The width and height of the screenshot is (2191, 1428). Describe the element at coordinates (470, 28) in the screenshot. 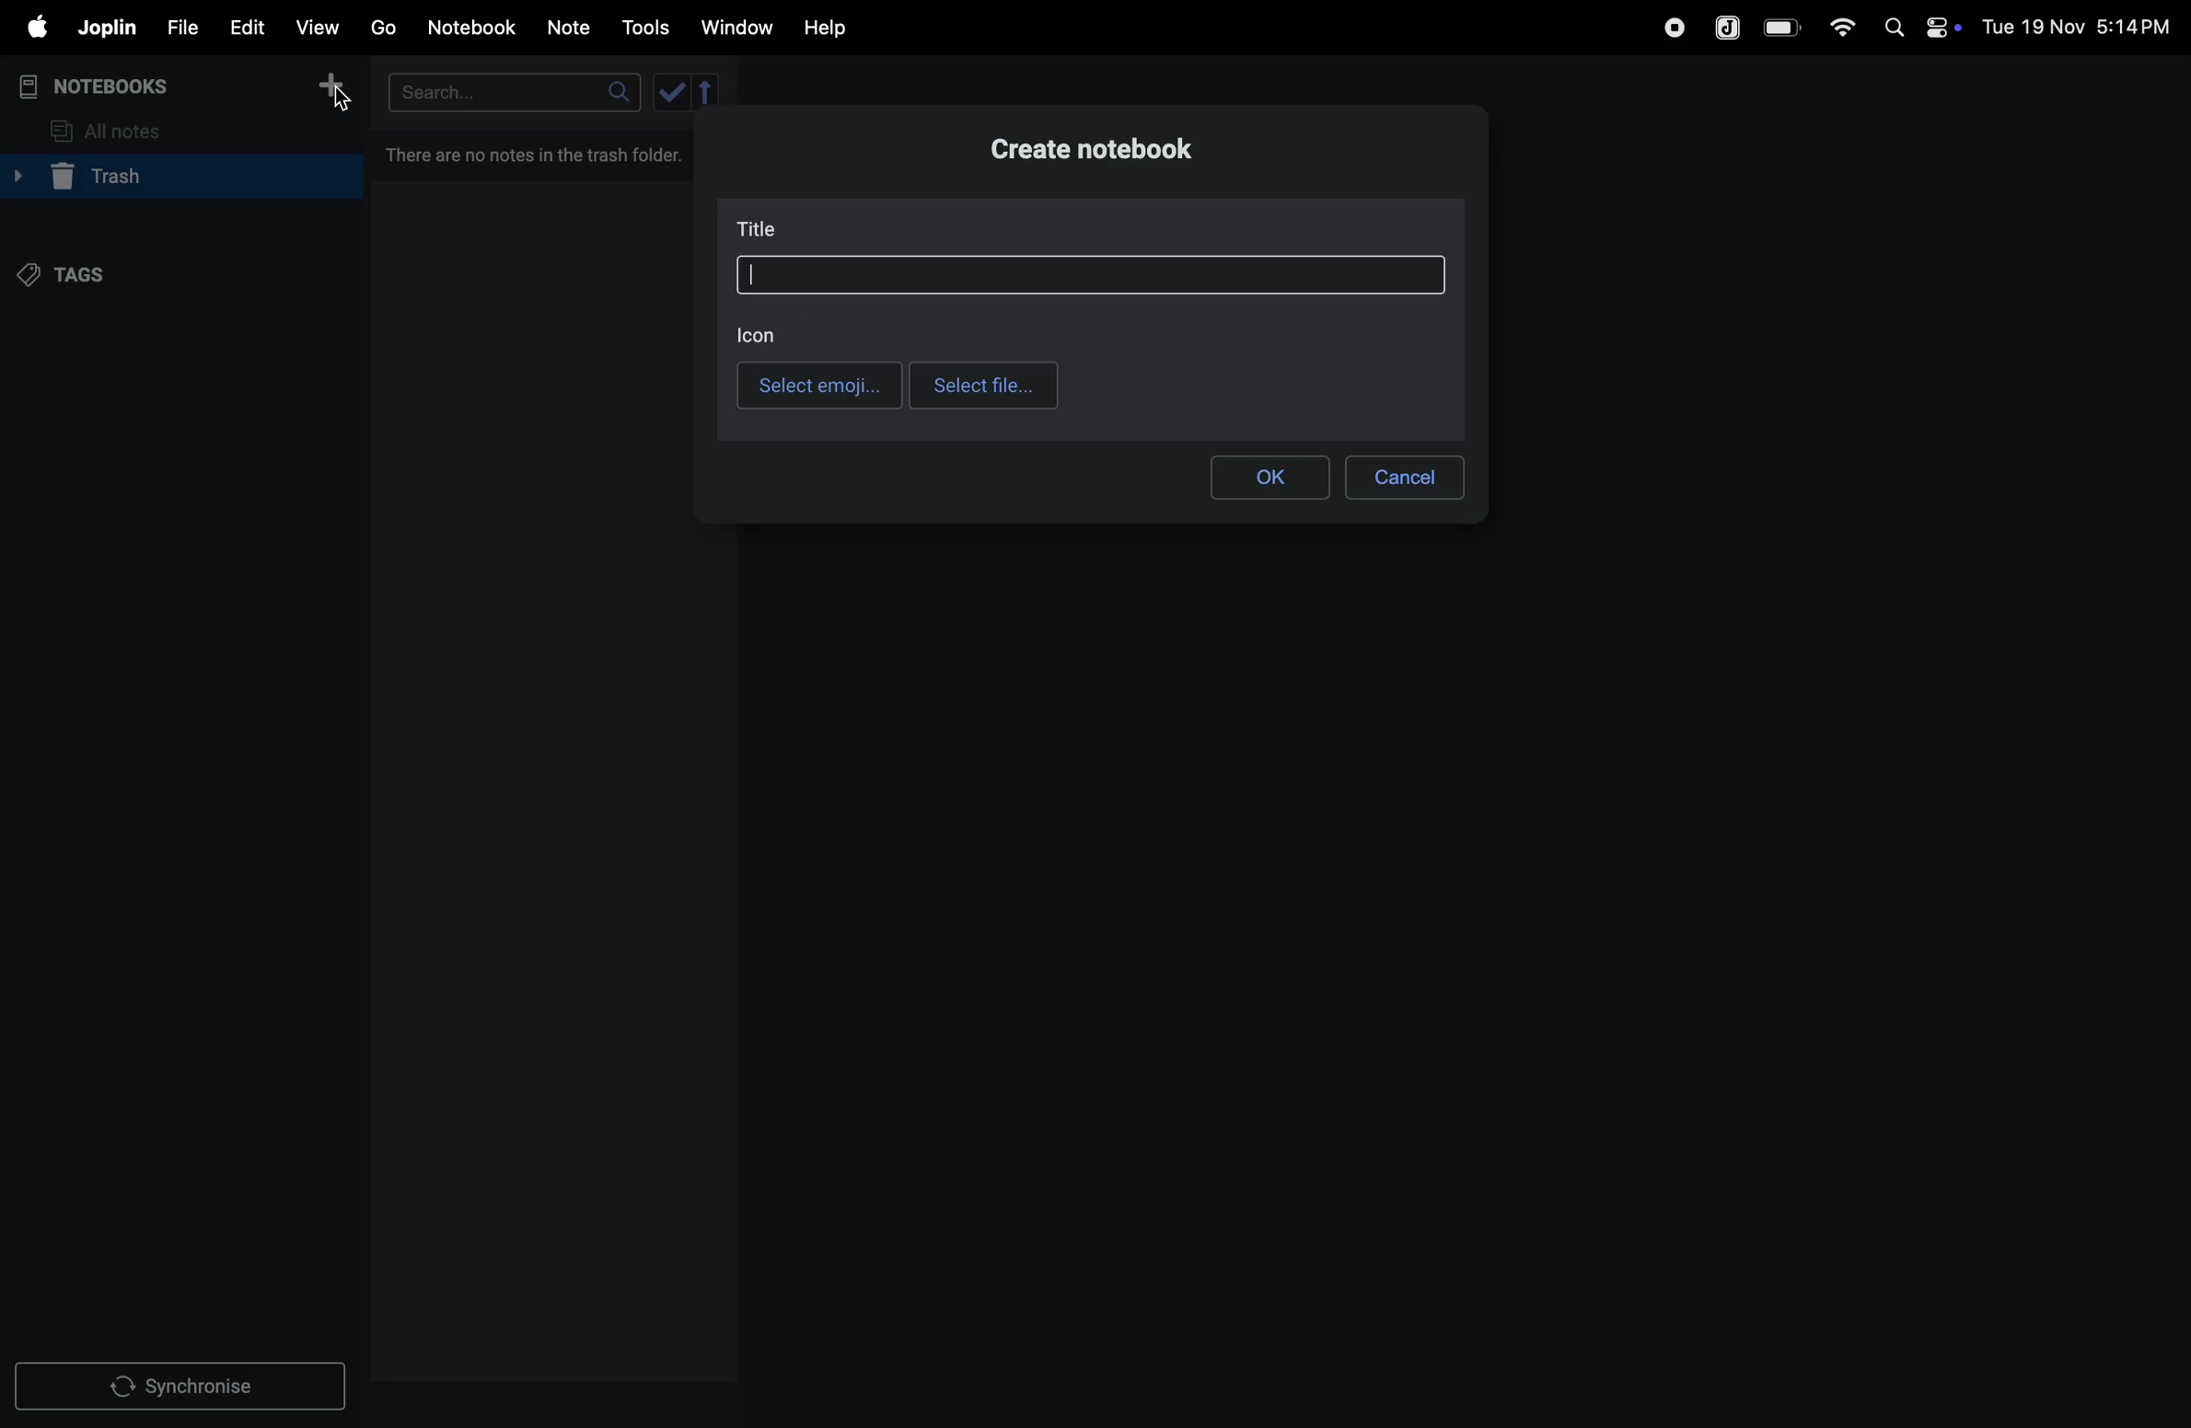

I see `notebook` at that location.